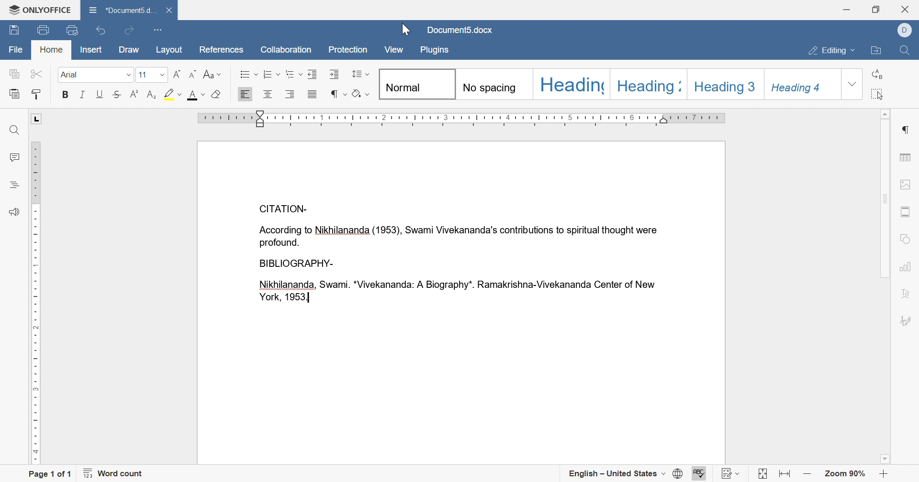  What do you see at coordinates (168, 52) in the screenshot?
I see `layout` at bounding box center [168, 52].